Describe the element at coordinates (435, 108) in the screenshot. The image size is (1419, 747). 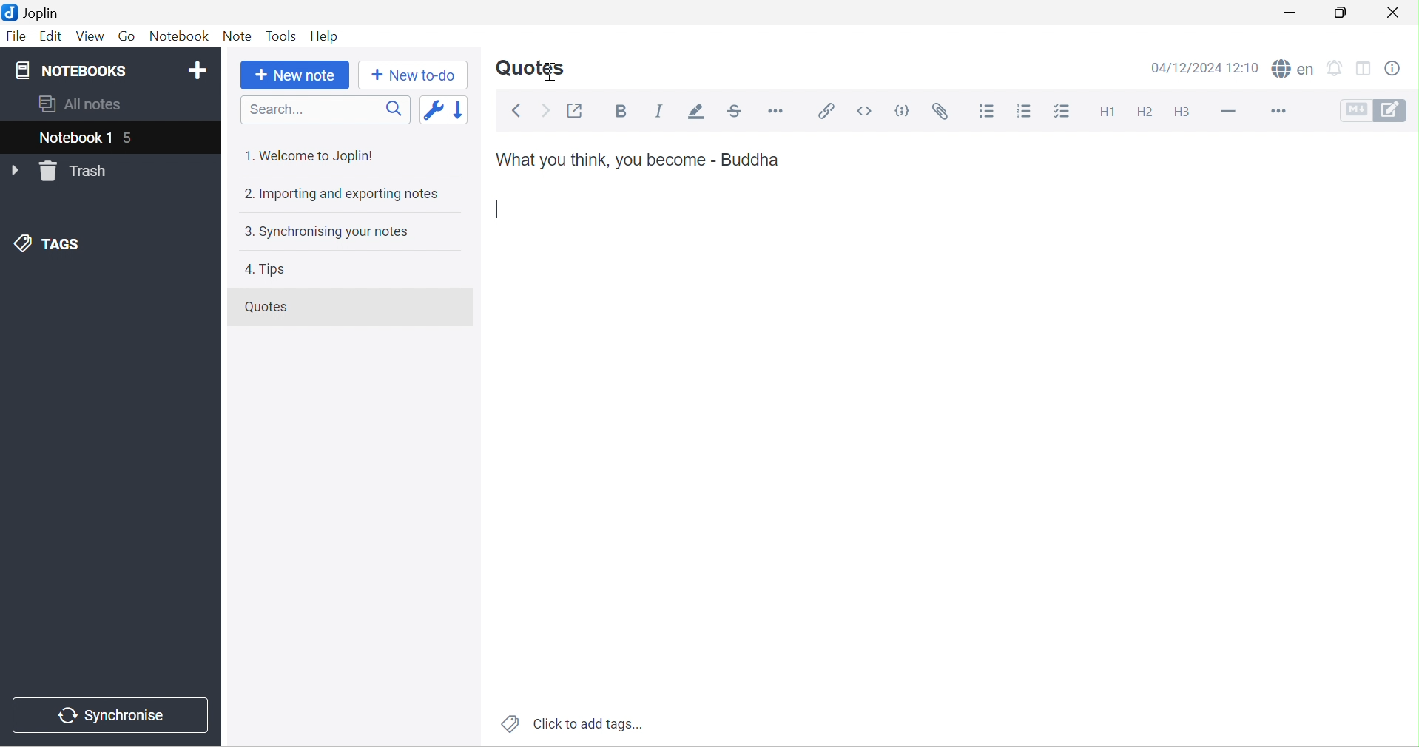
I see `Toggle sort order field` at that location.